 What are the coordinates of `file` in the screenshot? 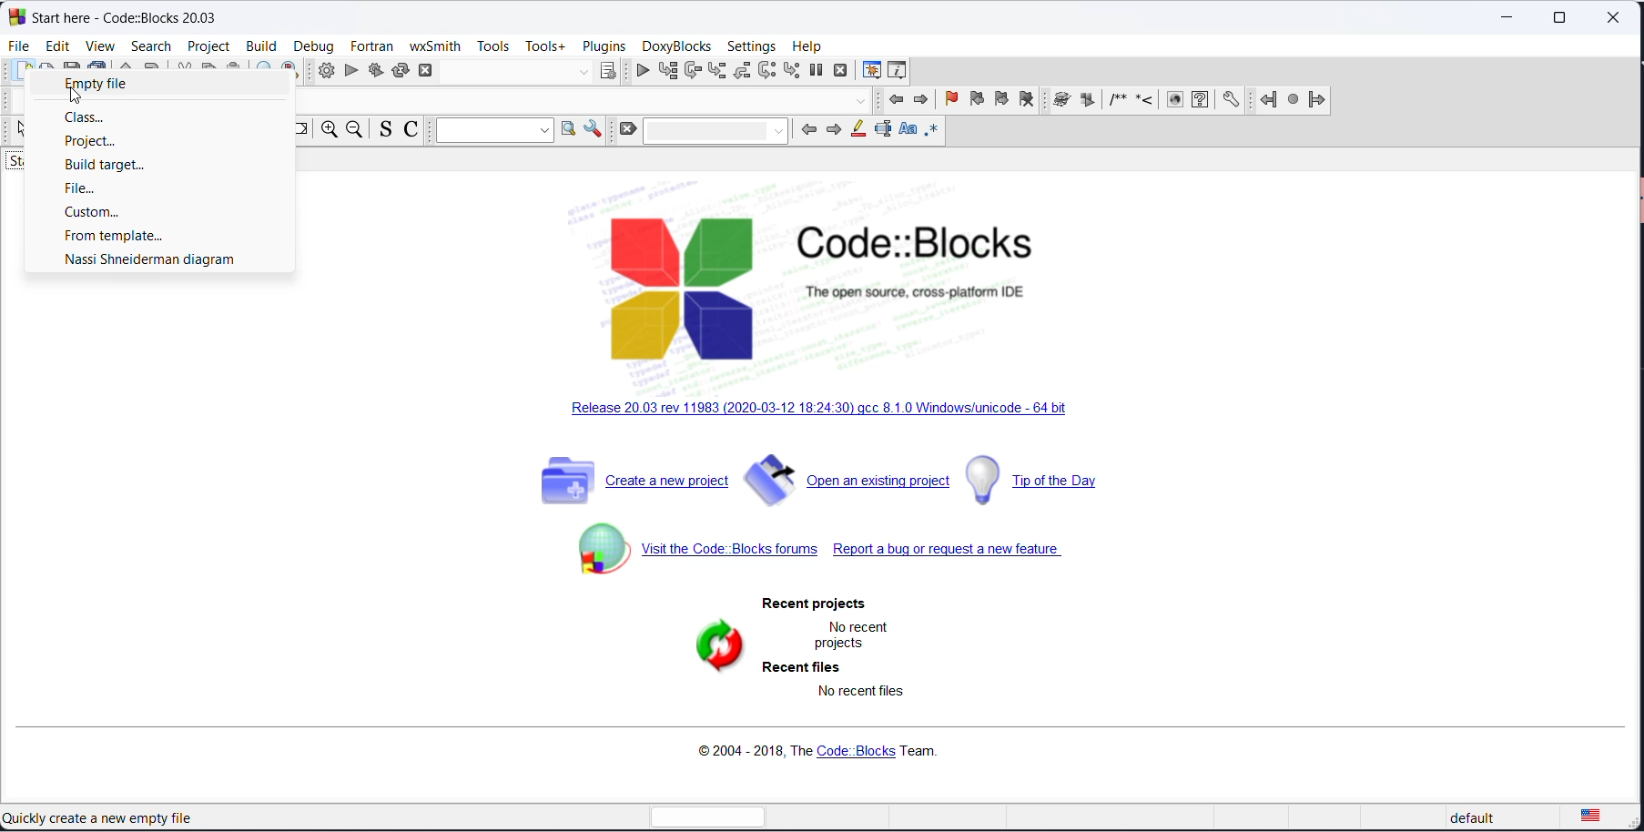 It's located at (156, 189).